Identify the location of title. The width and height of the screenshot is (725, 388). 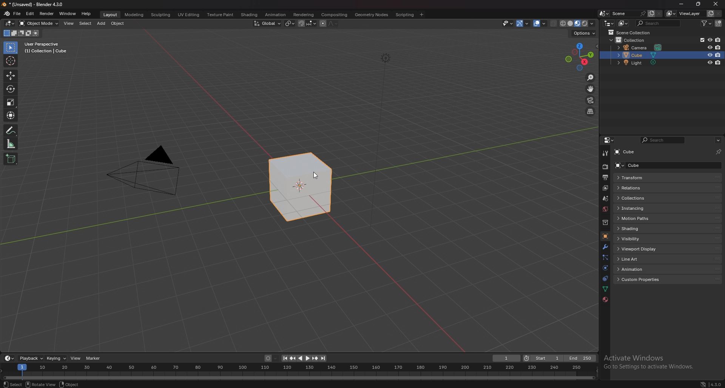
(34, 4).